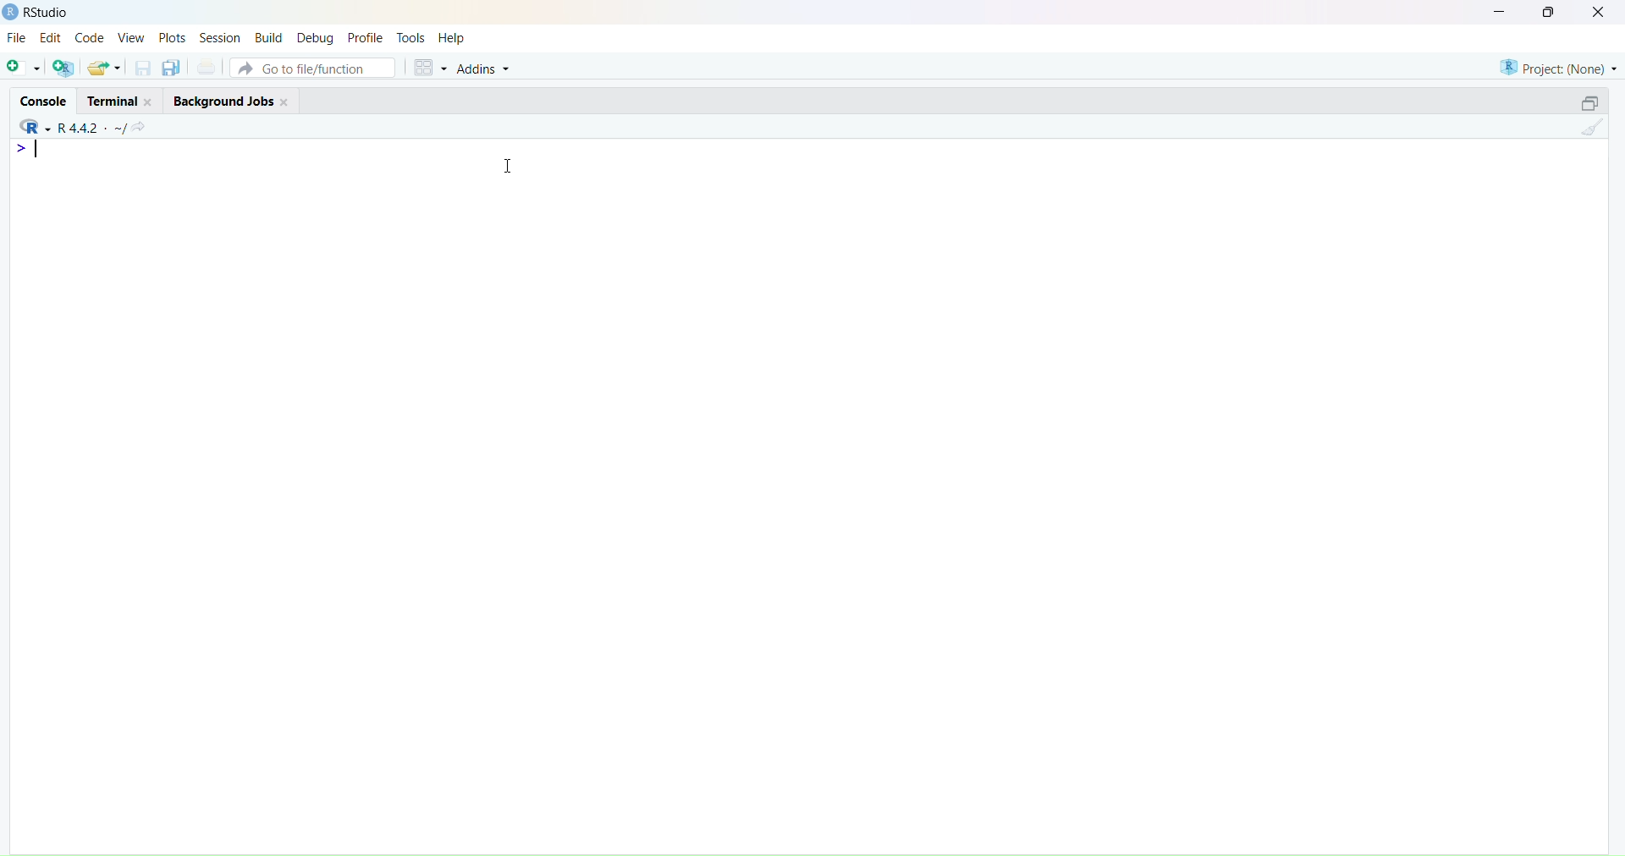 This screenshot has width=1625, height=856. What do you see at coordinates (17, 36) in the screenshot?
I see `file` at bounding box center [17, 36].